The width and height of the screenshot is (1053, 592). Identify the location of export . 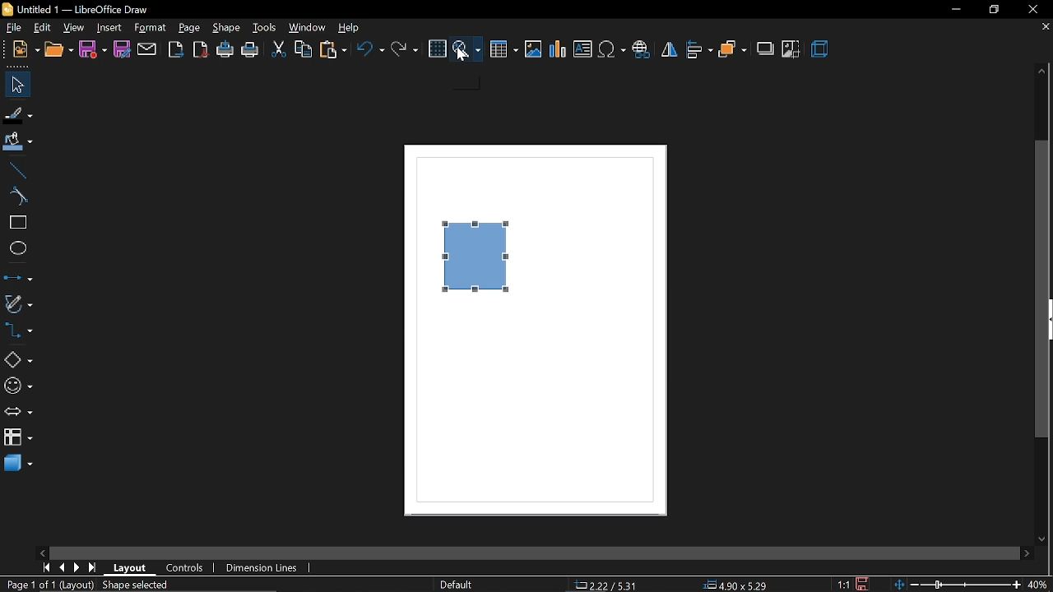
(176, 50).